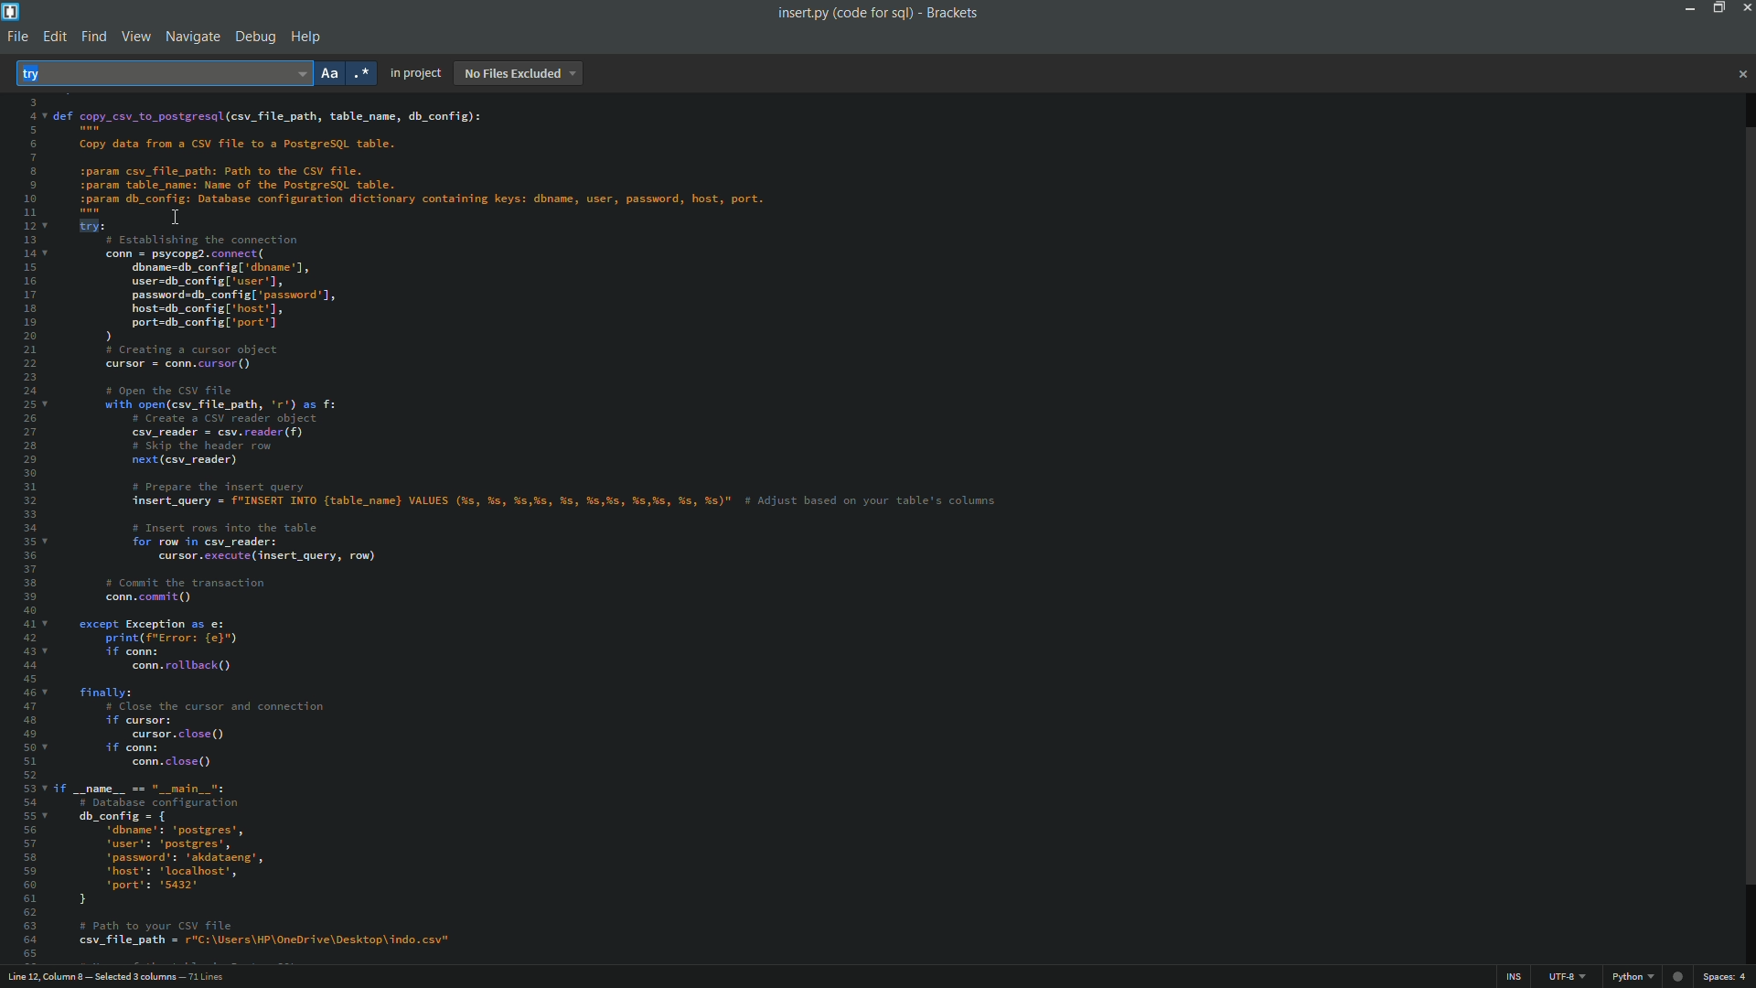 The width and height of the screenshot is (1756, 988). What do you see at coordinates (54, 37) in the screenshot?
I see `edit menu` at bounding box center [54, 37].